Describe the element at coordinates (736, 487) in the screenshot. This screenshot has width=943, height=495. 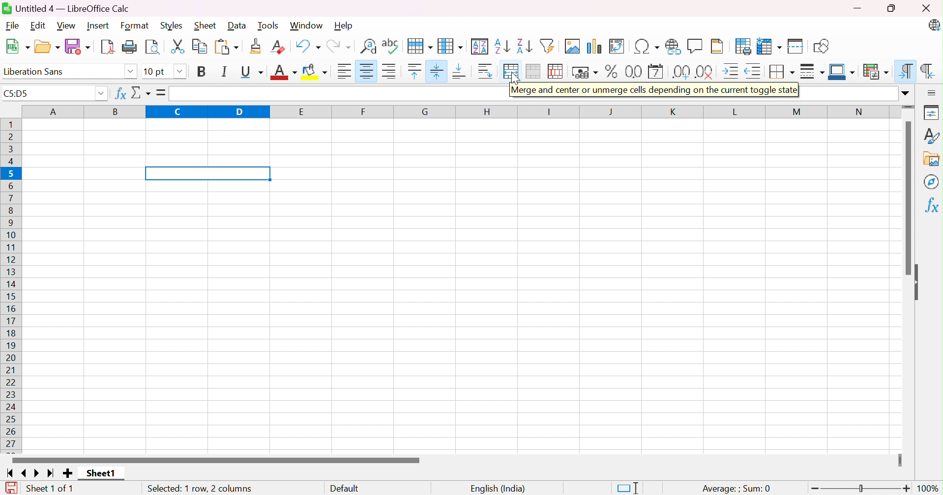
I see `Average: ;Sum: 0` at that location.